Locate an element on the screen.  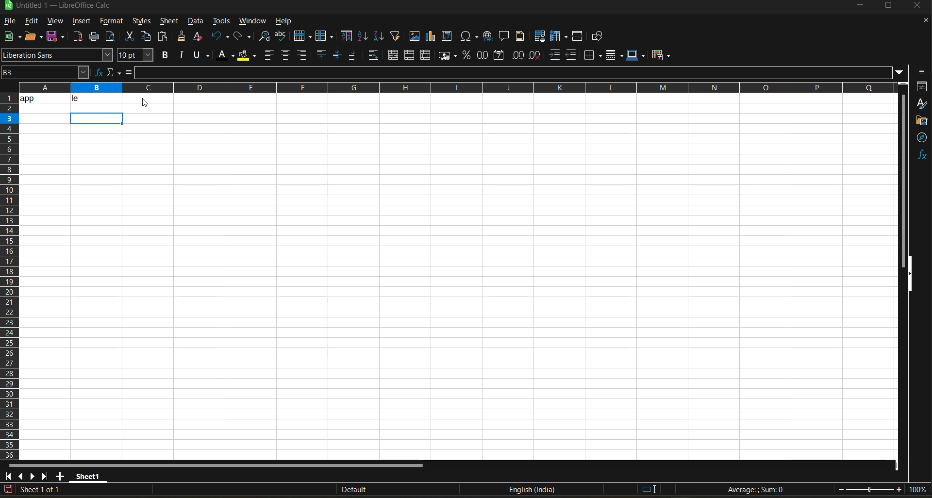
sort ascending is located at coordinates (364, 37).